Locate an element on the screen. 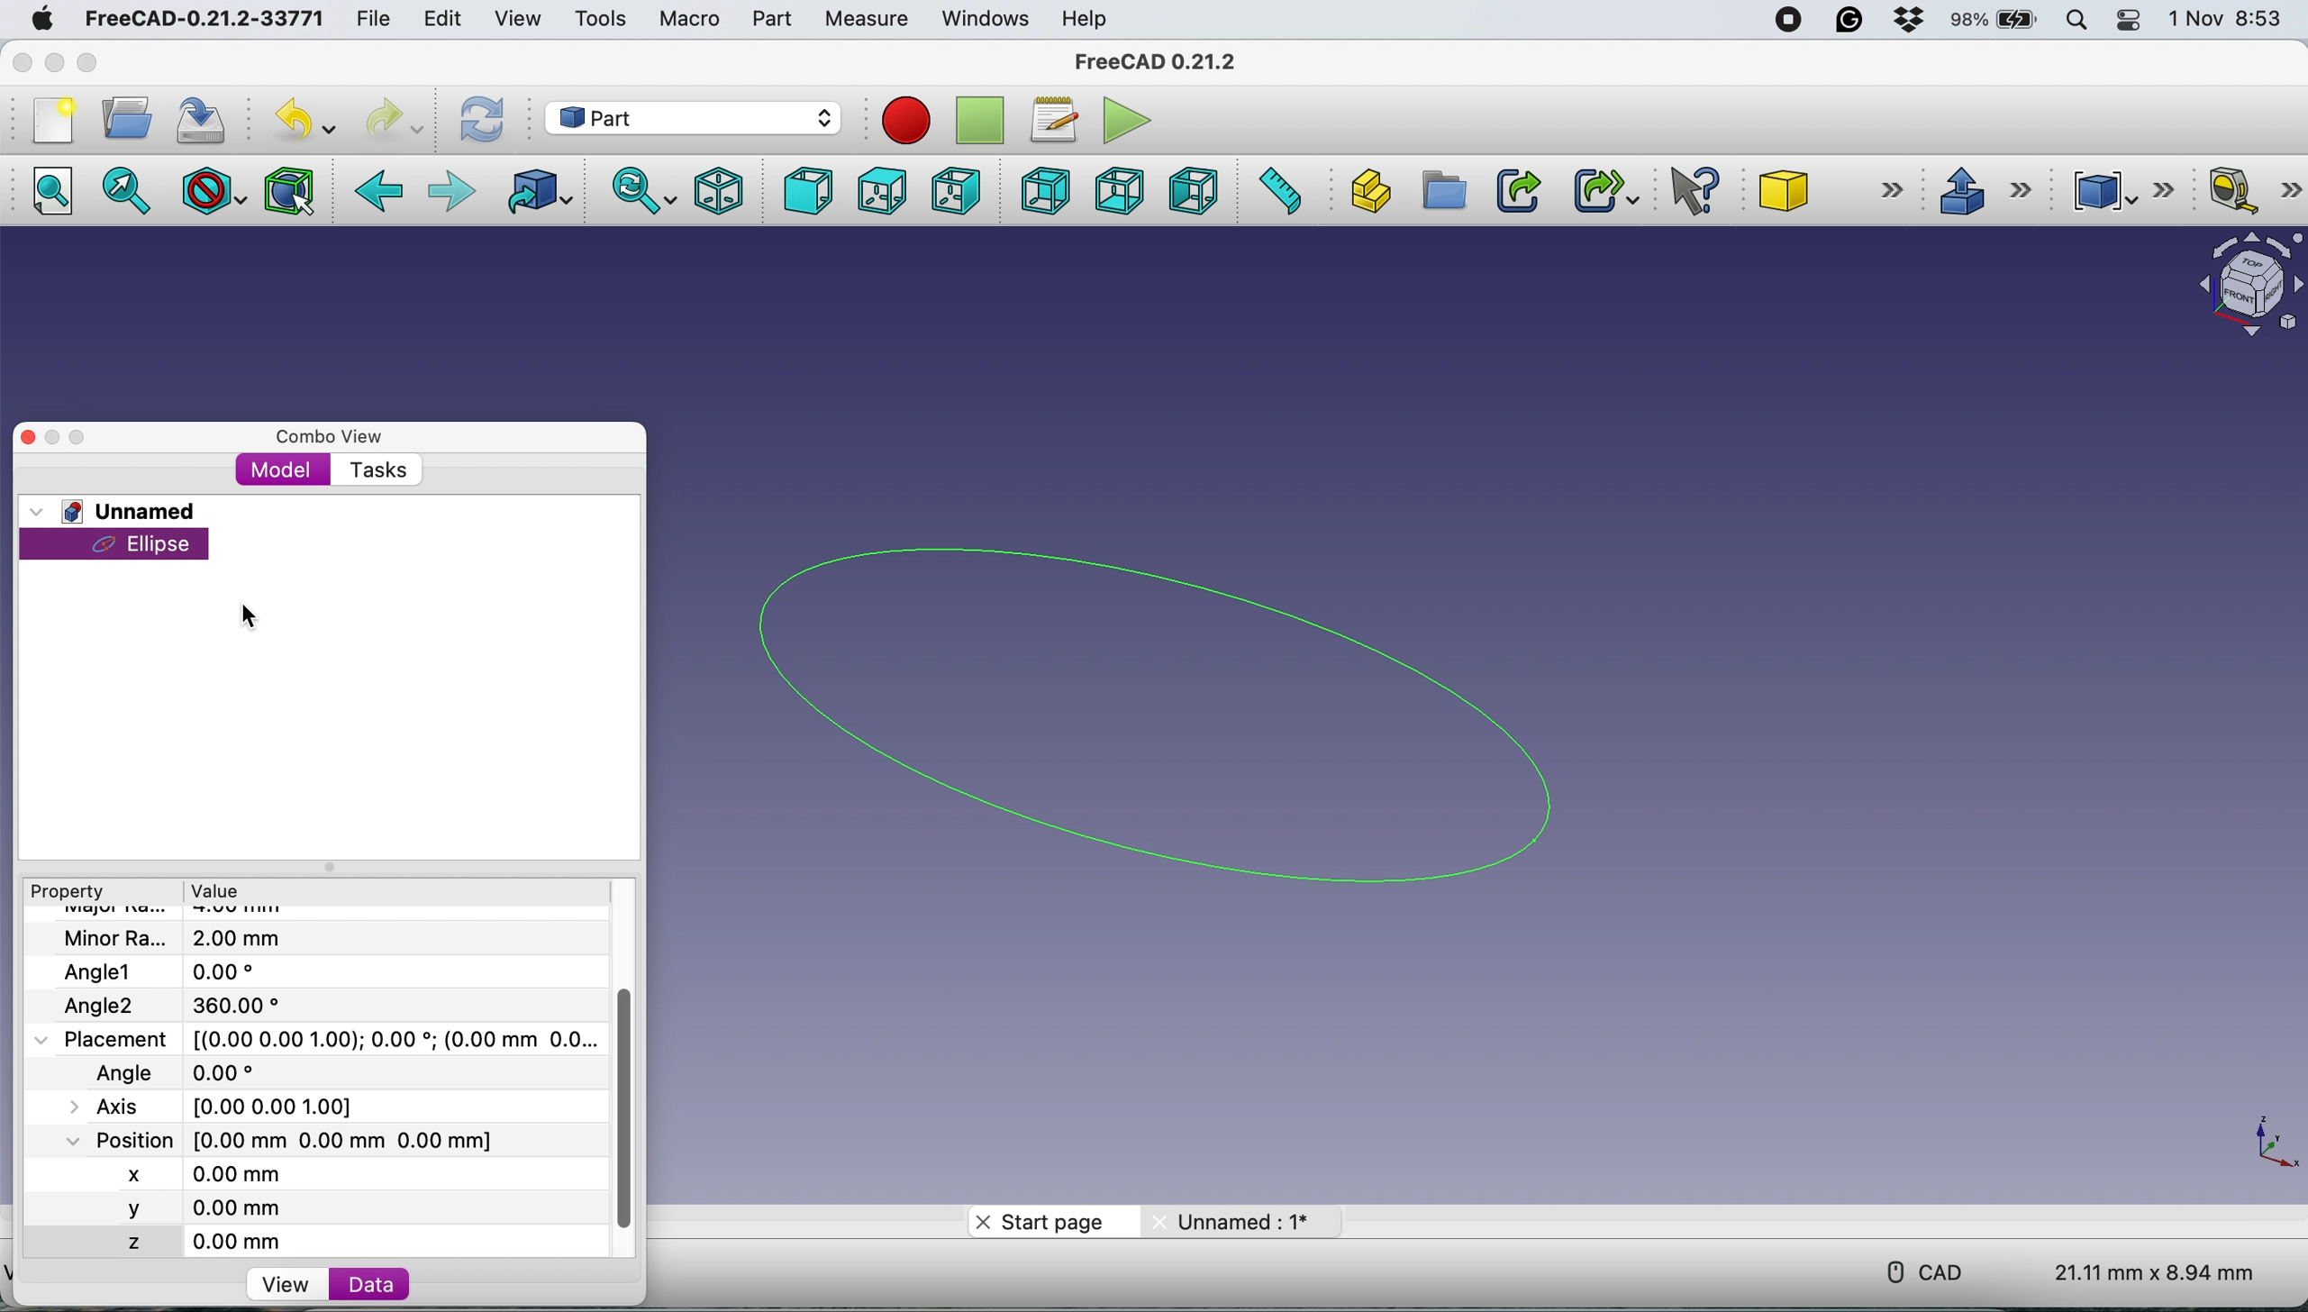  system logo is located at coordinates (44, 20).